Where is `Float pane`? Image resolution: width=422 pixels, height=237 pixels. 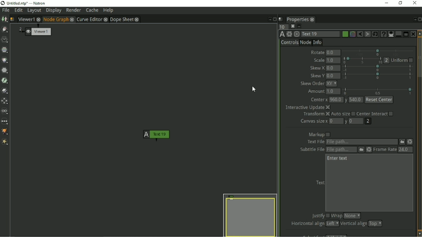
Float pane is located at coordinates (269, 19).